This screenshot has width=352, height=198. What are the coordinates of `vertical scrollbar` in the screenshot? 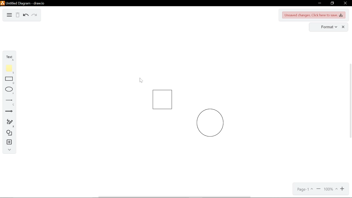 It's located at (350, 100).